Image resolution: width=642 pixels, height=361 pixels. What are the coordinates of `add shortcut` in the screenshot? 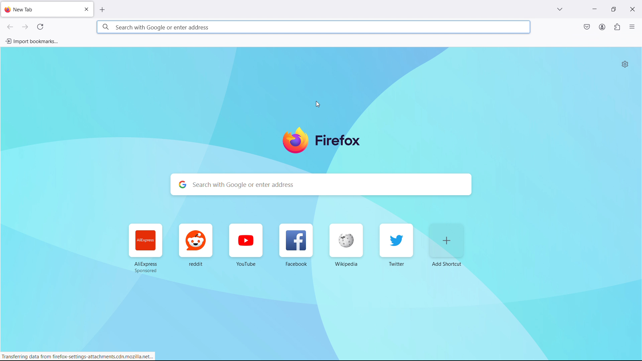 It's located at (447, 245).